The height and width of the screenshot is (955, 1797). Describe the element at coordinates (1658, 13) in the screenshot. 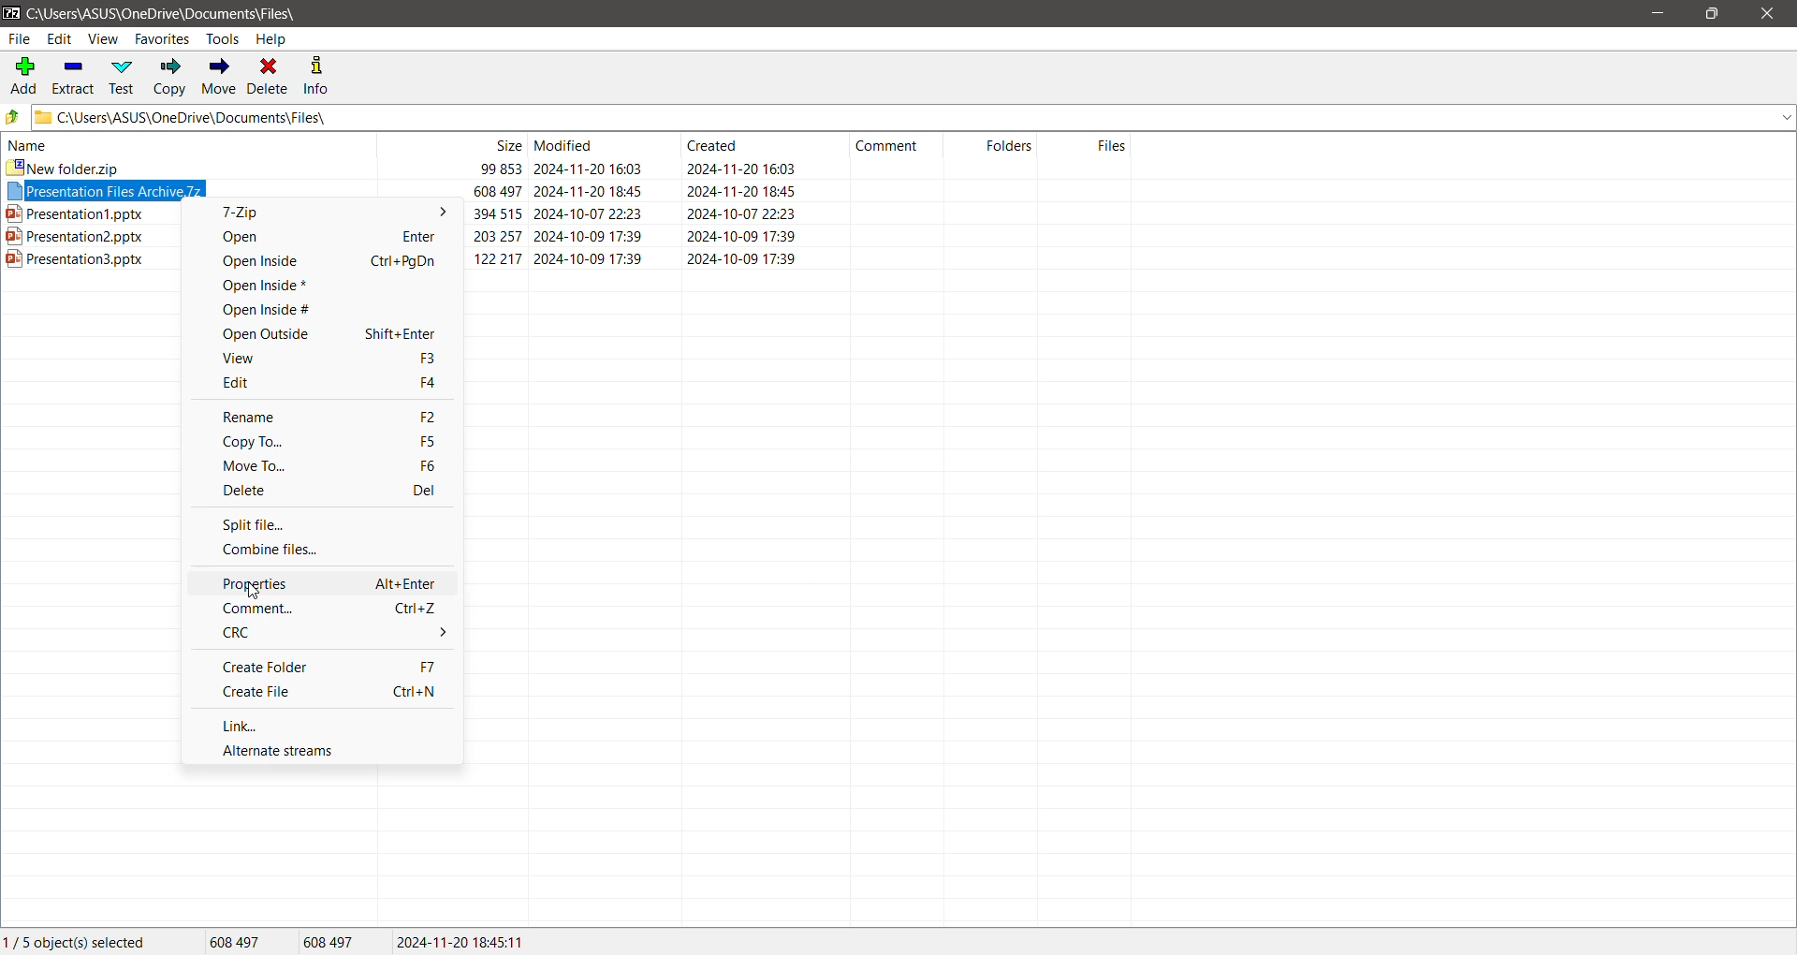

I see `Minimize` at that location.